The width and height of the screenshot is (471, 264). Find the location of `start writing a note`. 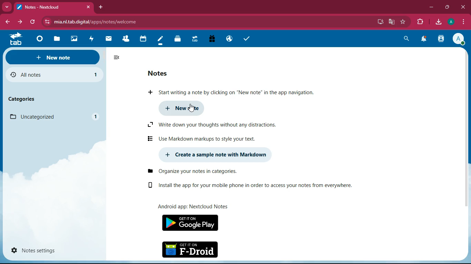

start writing a note is located at coordinates (229, 91).